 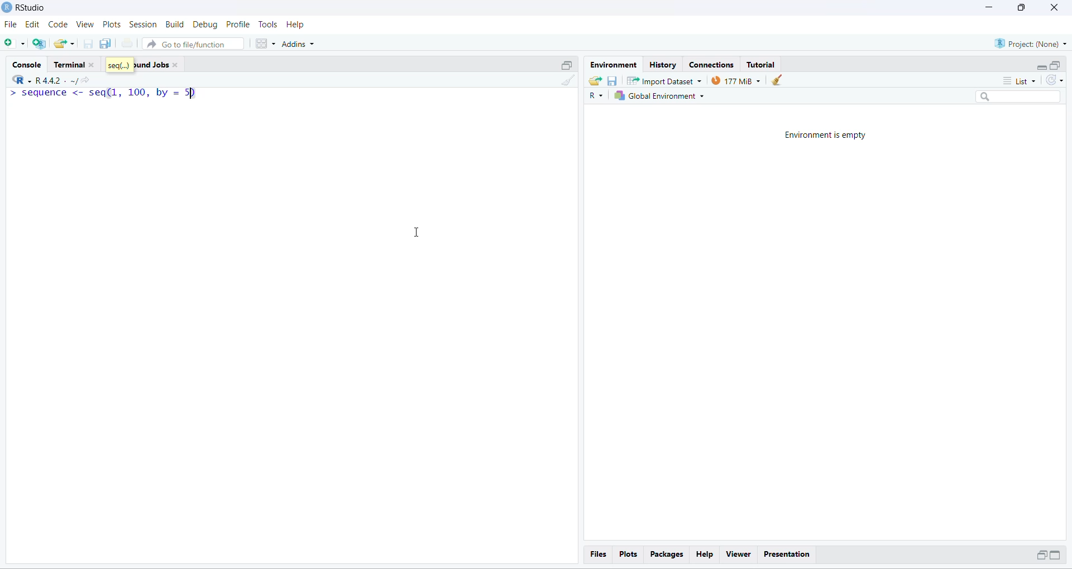 What do you see at coordinates (662, 95) in the screenshot?
I see `global enviornment` at bounding box center [662, 95].